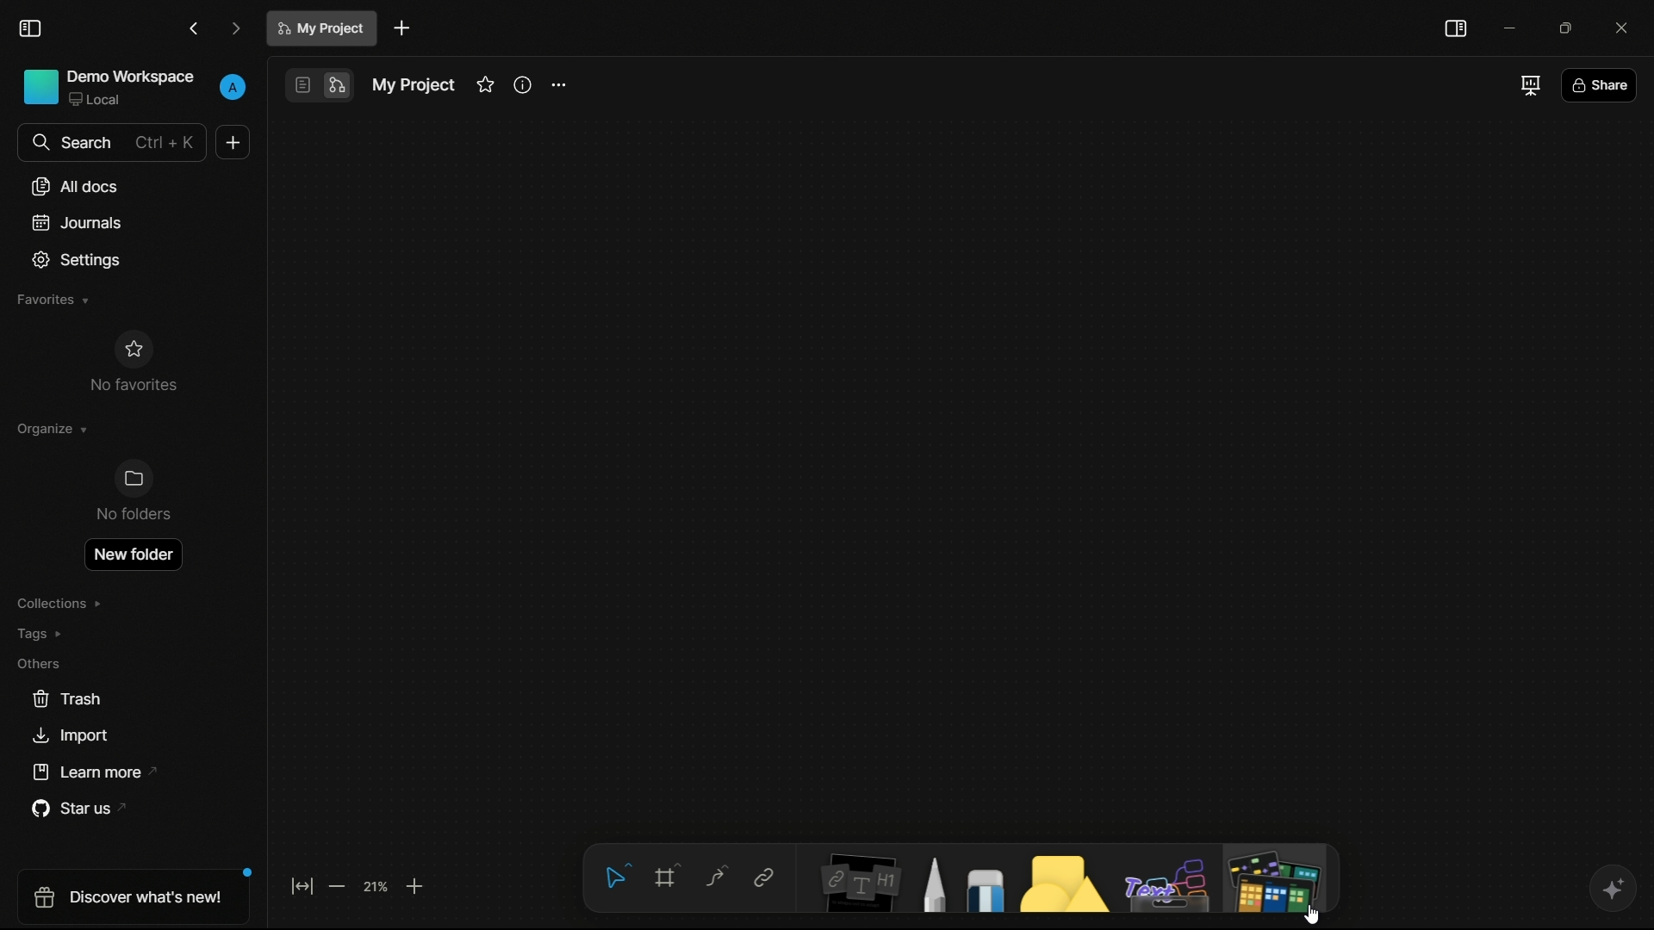 This screenshot has width=1654, height=930. I want to click on import, so click(73, 738).